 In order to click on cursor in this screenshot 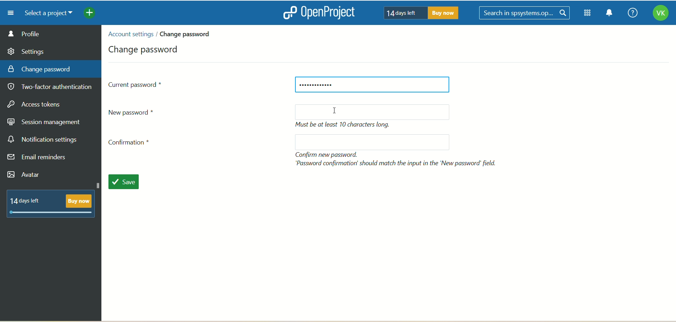, I will do `click(338, 111)`.